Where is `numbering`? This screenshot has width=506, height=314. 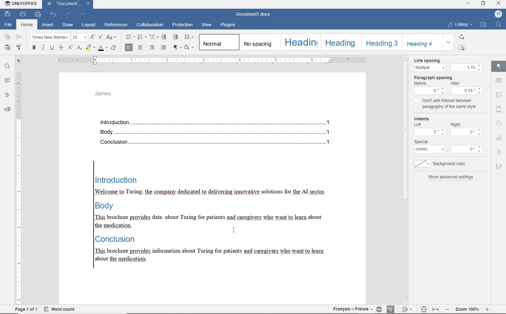 numbering is located at coordinates (142, 37).